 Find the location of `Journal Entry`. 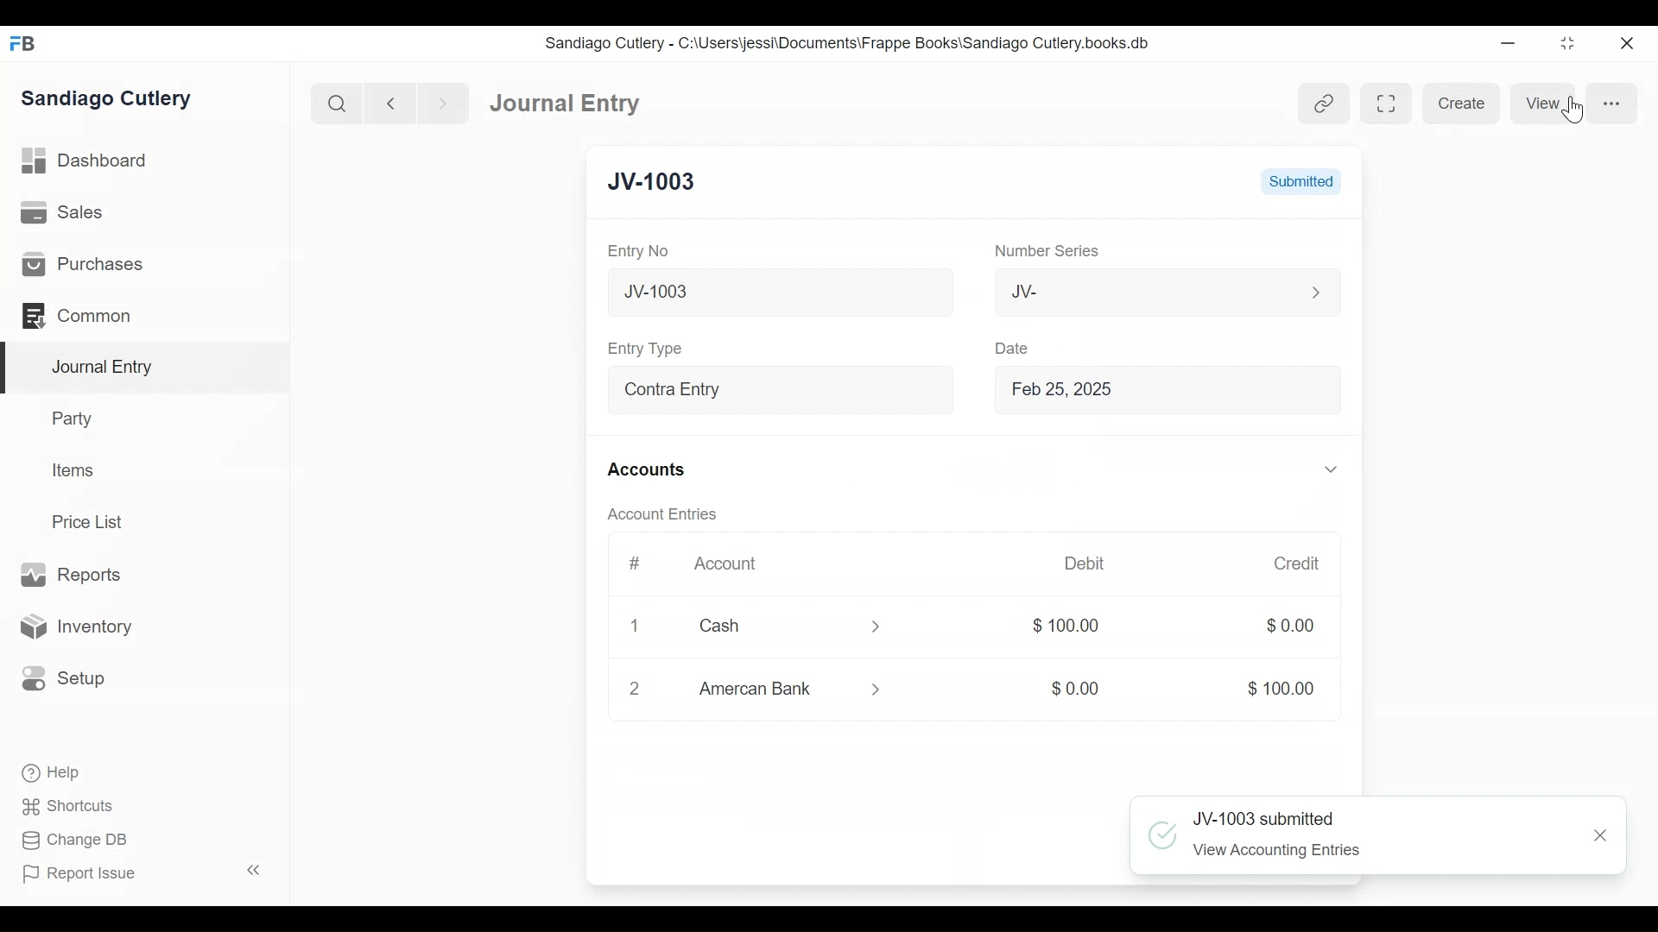

Journal Entry is located at coordinates (146, 368).